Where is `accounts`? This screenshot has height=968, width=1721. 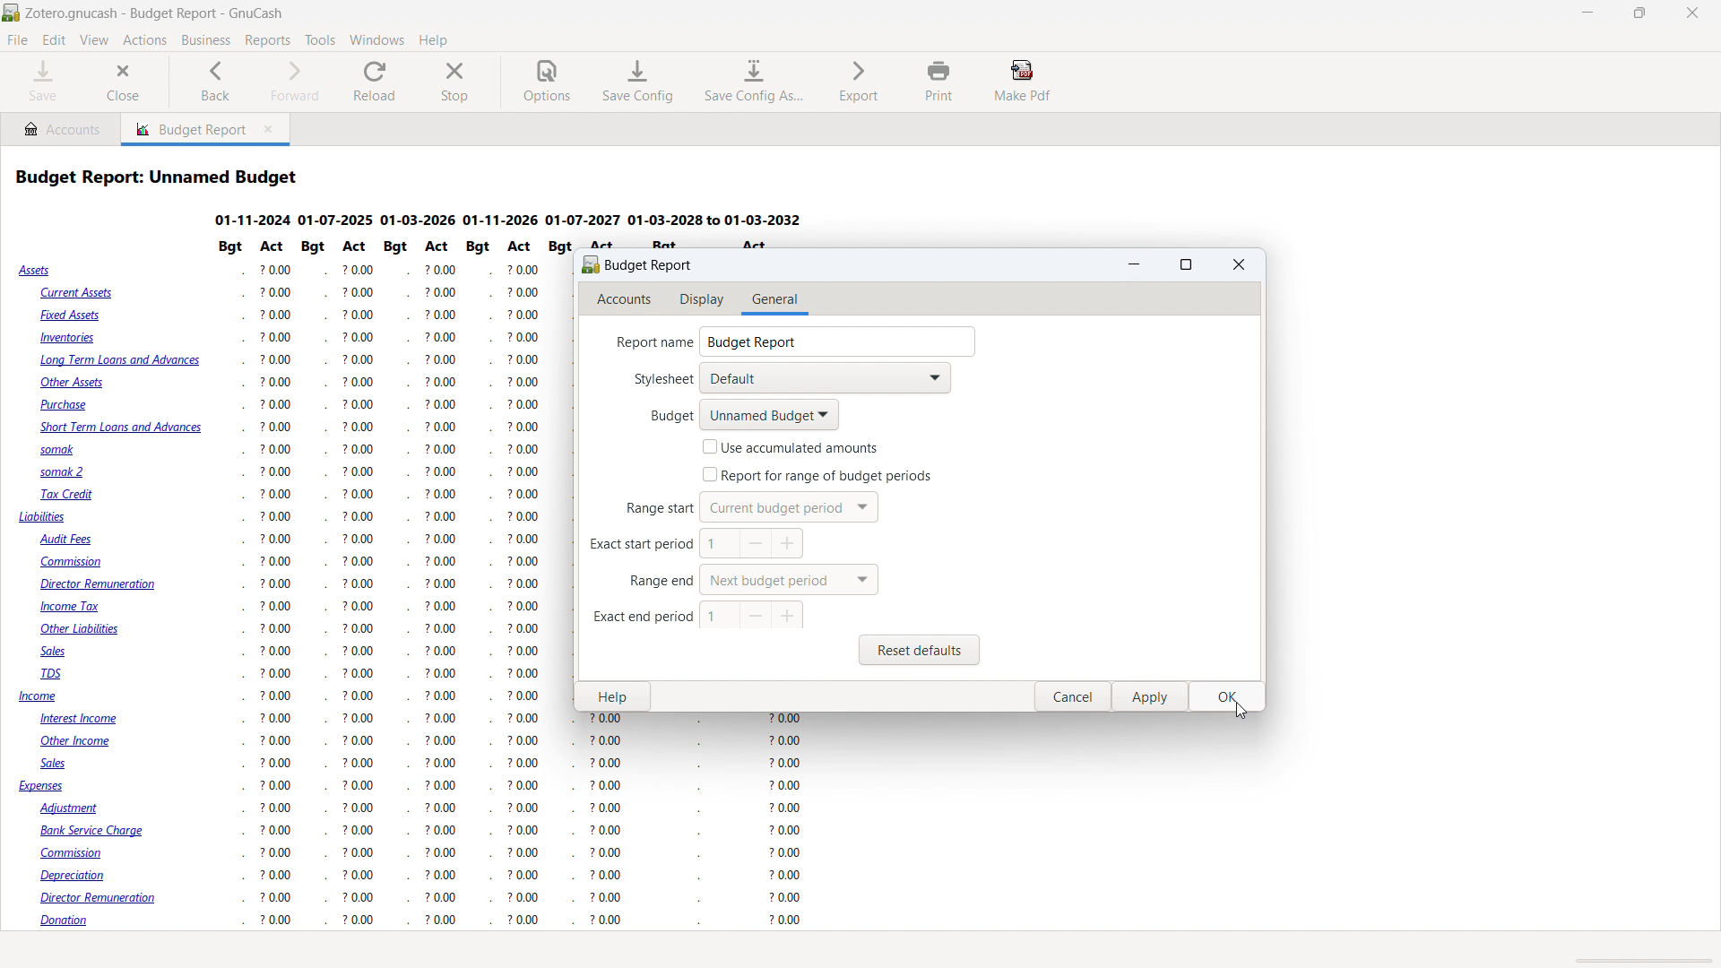 accounts is located at coordinates (626, 300).